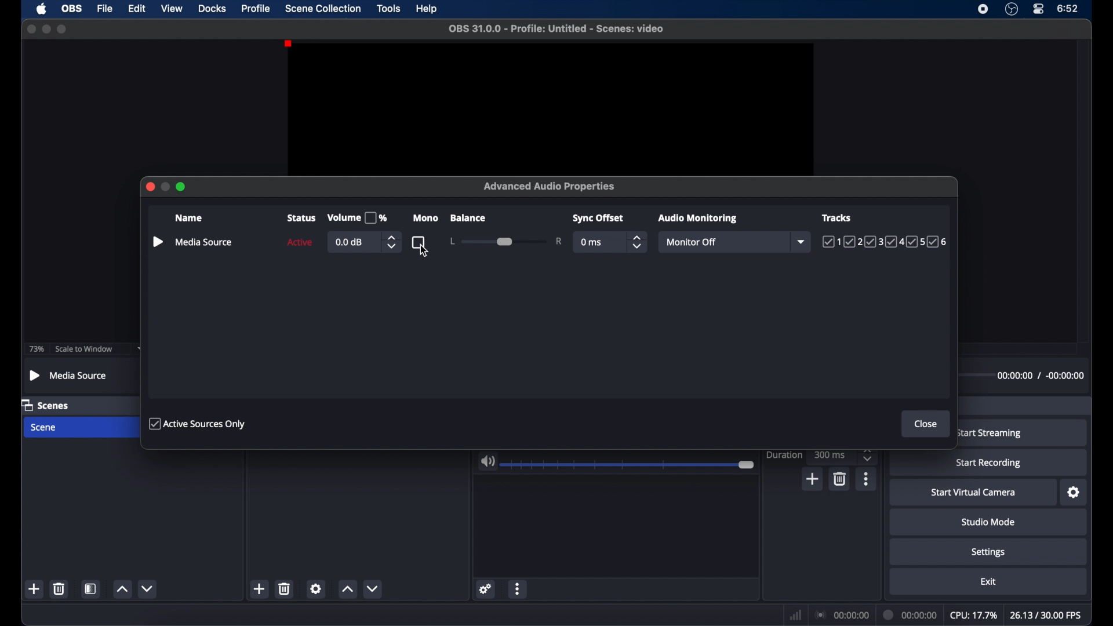 The width and height of the screenshot is (1113, 626). Describe the element at coordinates (69, 375) in the screenshot. I see `media source` at that location.